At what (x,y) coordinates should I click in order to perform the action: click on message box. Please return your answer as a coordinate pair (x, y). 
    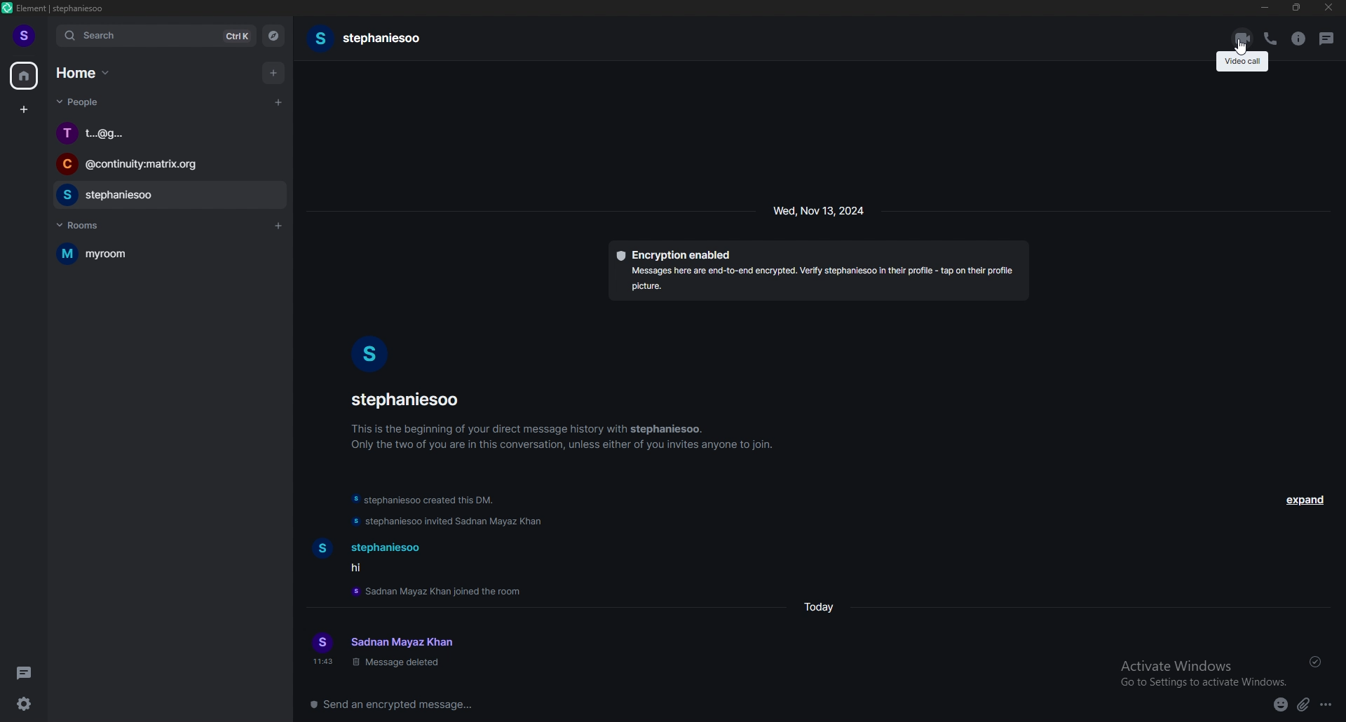
    Looking at the image, I should click on (679, 703).